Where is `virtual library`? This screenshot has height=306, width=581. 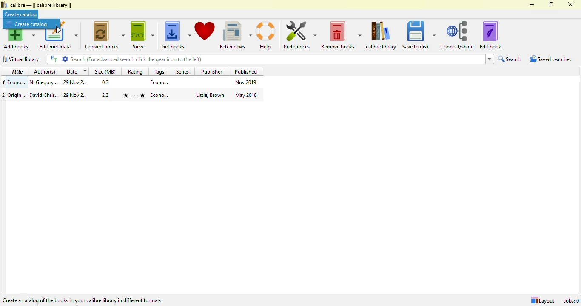
virtual library is located at coordinates (21, 59).